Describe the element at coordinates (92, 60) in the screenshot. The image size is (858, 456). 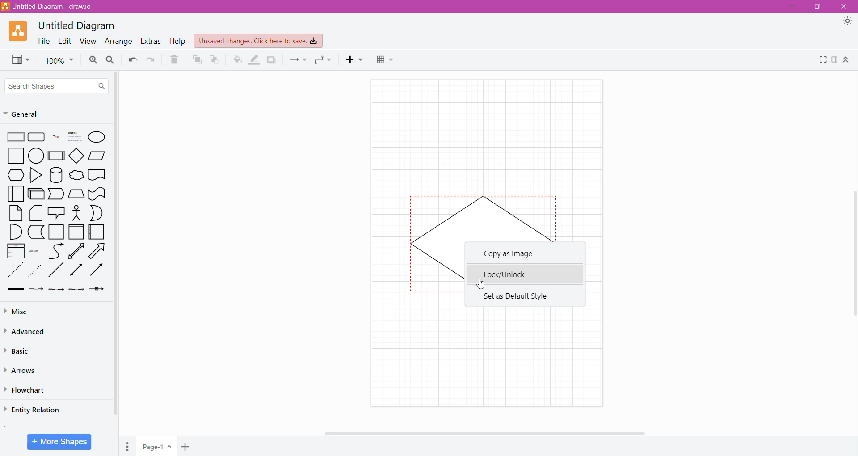
I see `Zoom In` at that location.